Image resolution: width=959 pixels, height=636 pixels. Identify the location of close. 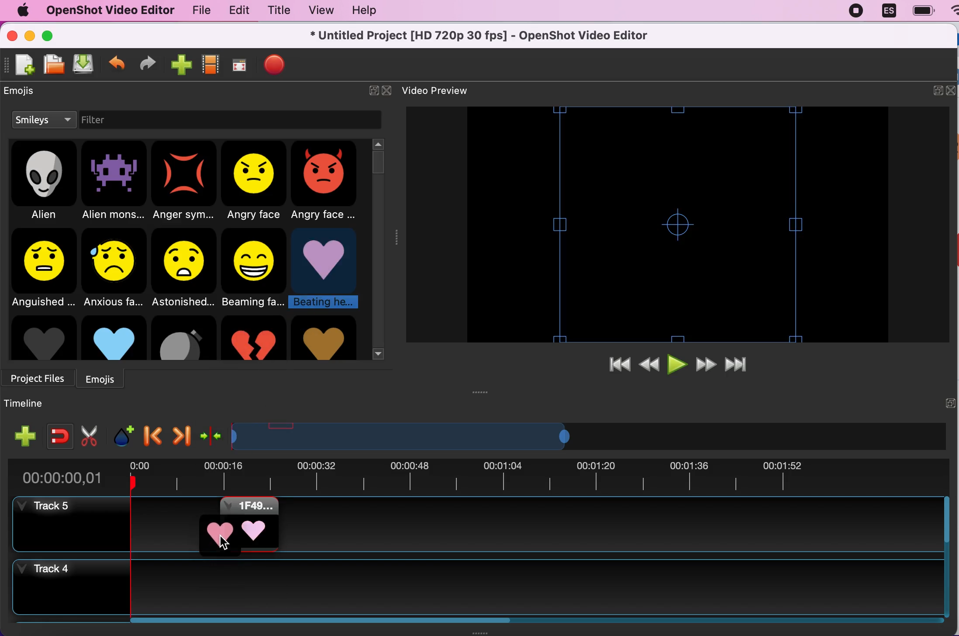
(390, 88).